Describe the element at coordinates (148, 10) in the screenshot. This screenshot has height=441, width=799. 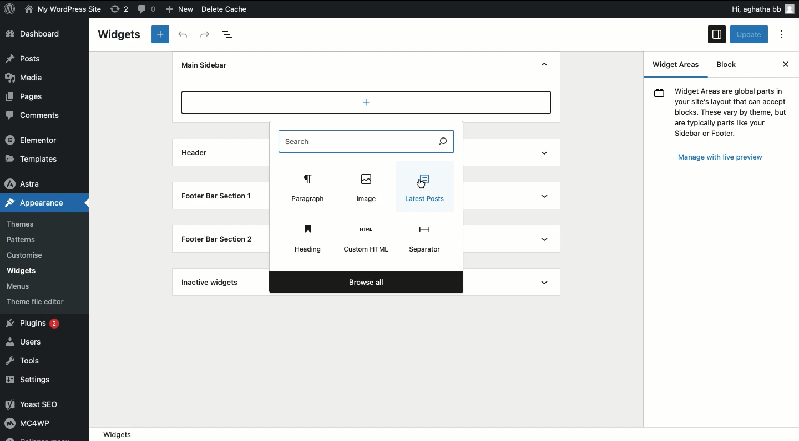
I see `comments` at that location.